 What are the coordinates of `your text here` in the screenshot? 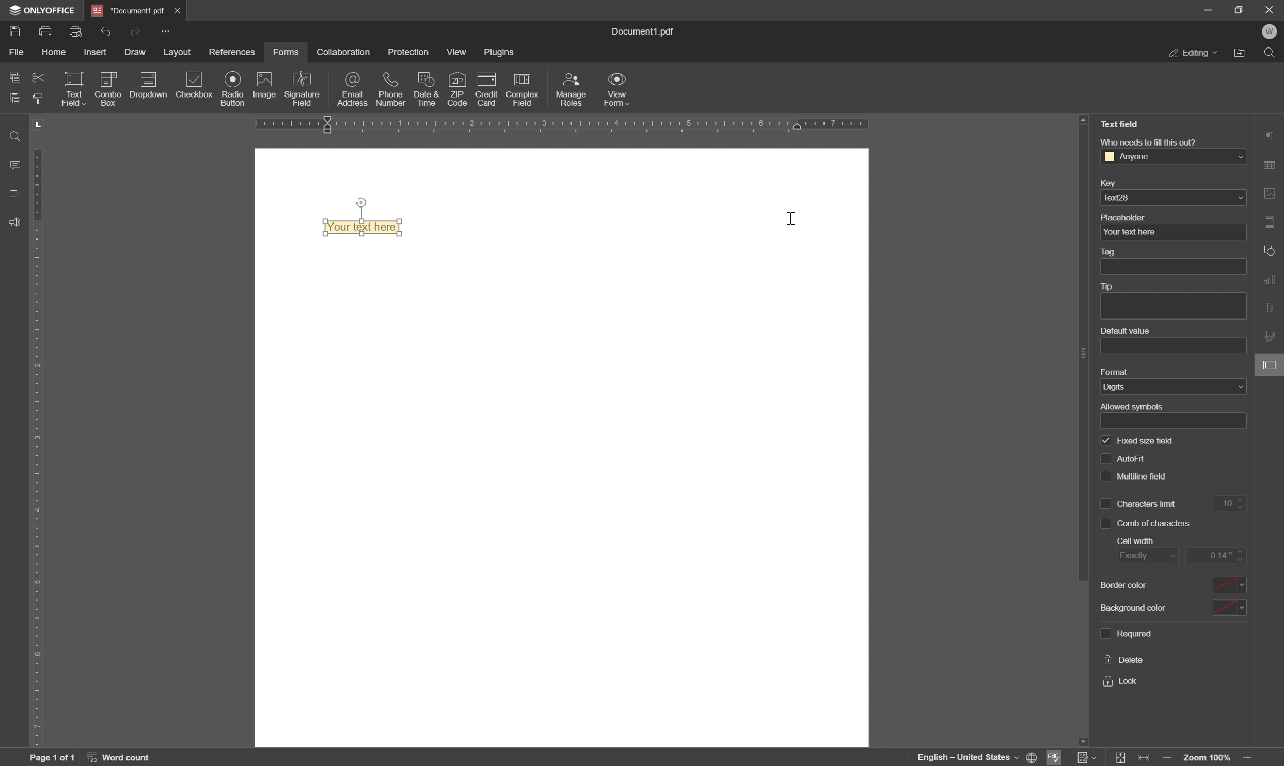 It's located at (356, 226).